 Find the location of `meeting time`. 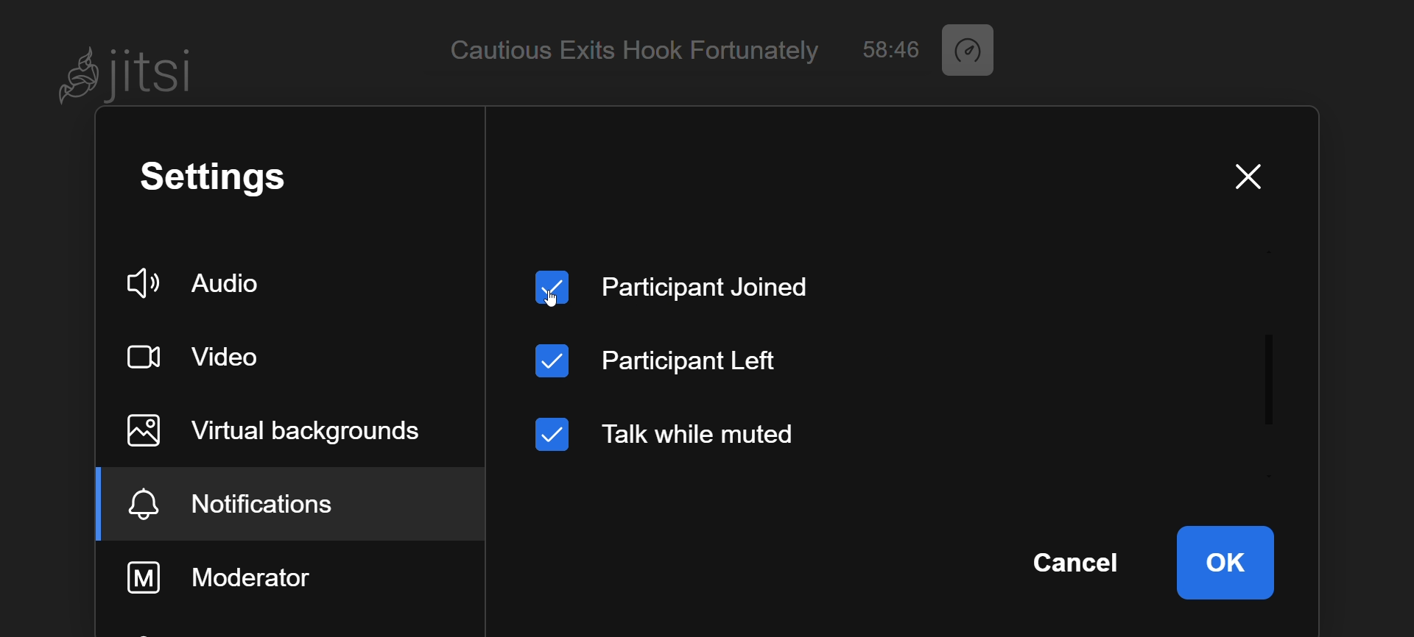

meeting time is located at coordinates (974, 50).